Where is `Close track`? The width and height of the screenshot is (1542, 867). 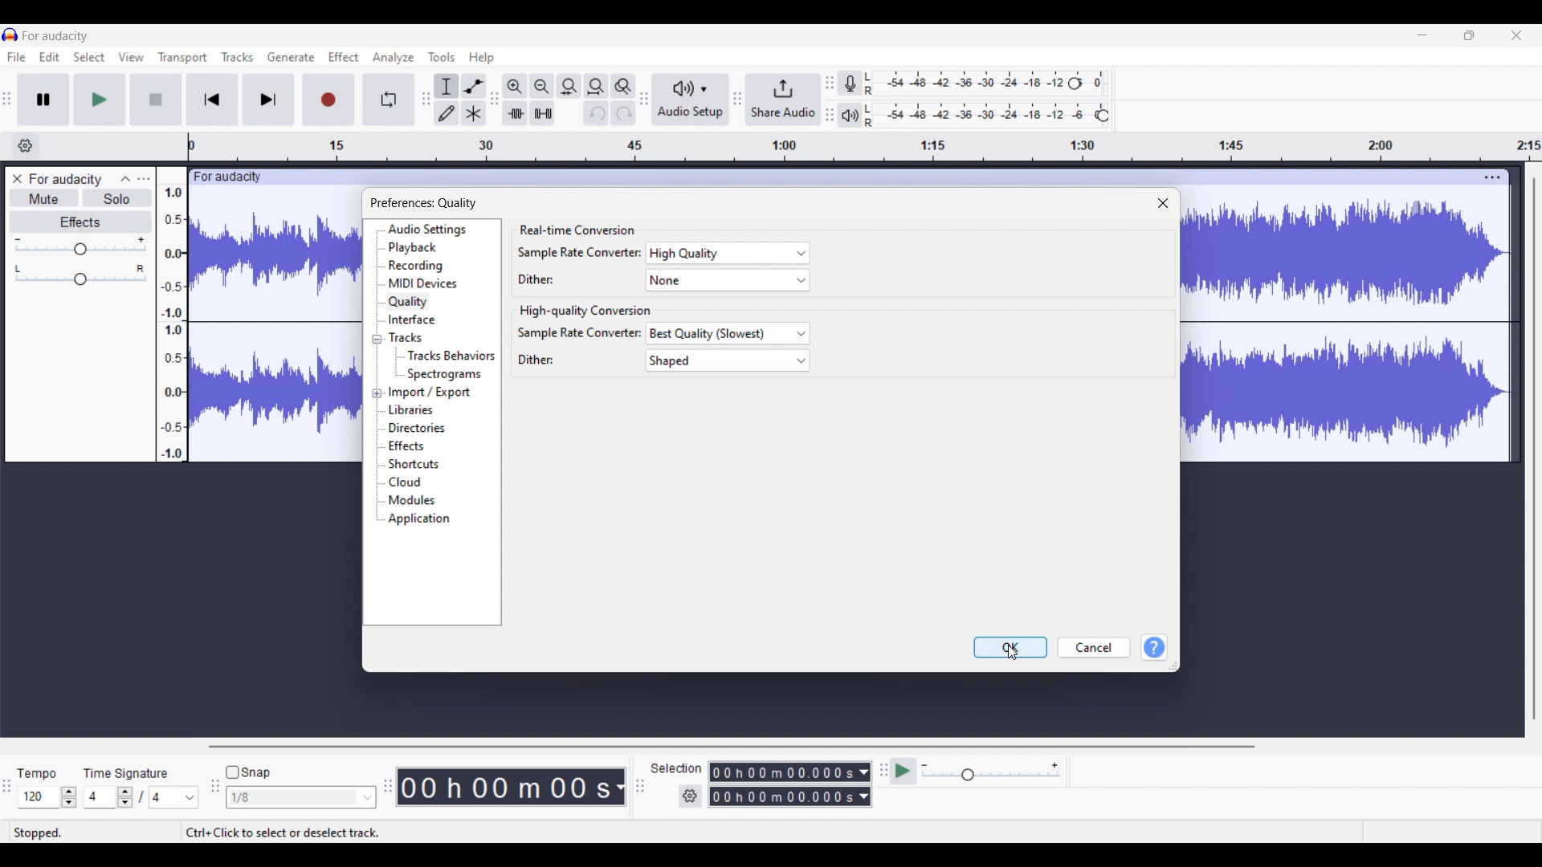 Close track is located at coordinates (17, 179).